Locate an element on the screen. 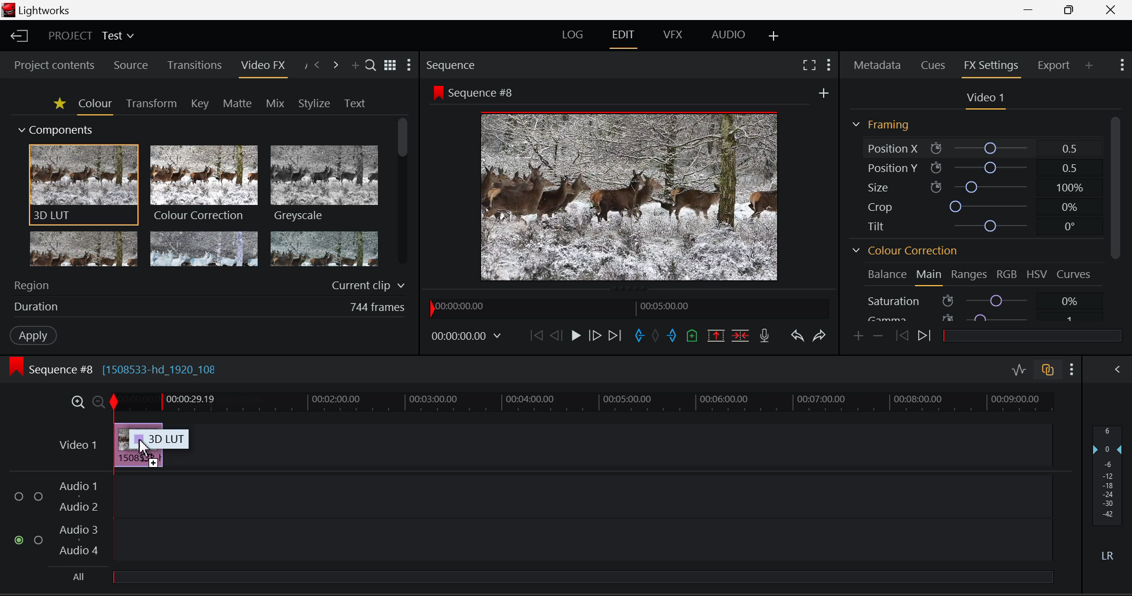 The width and height of the screenshot is (1132, 596). Add Layout is located at coordinates (772, 36).